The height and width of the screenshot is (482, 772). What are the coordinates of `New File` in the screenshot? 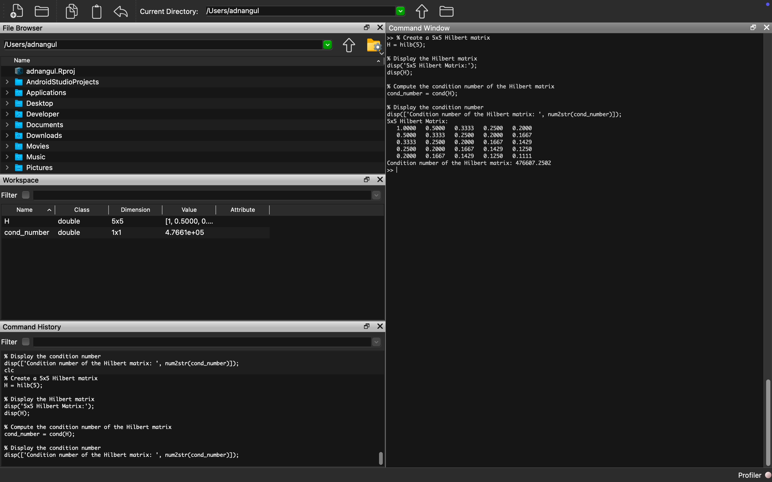 It's located at (15, 12).